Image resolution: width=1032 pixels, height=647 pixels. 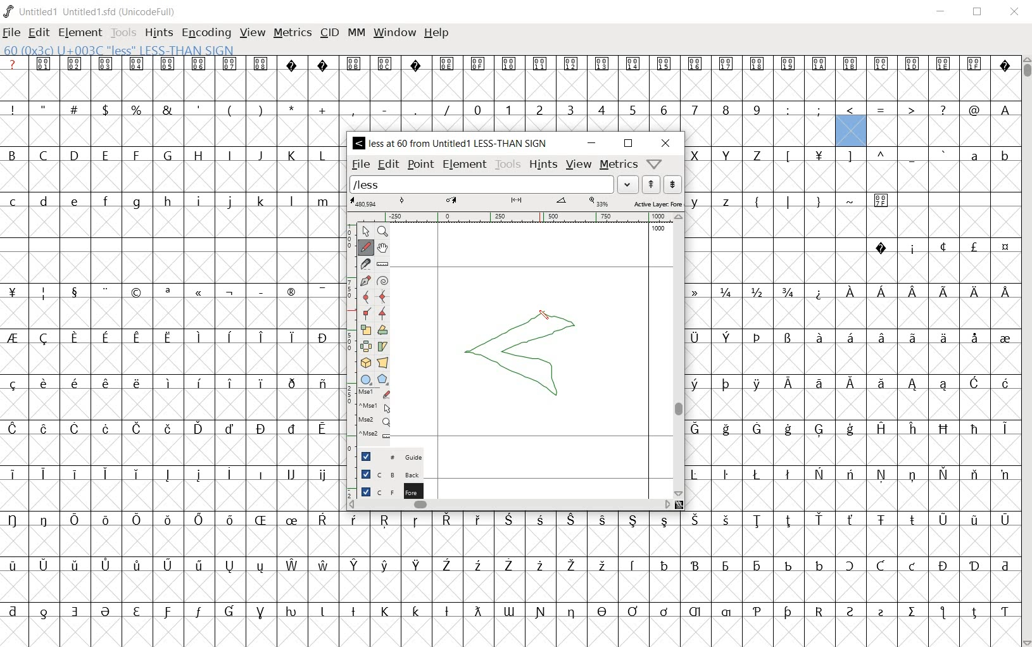 I want to click on special letters, so click(x=172, y=429).